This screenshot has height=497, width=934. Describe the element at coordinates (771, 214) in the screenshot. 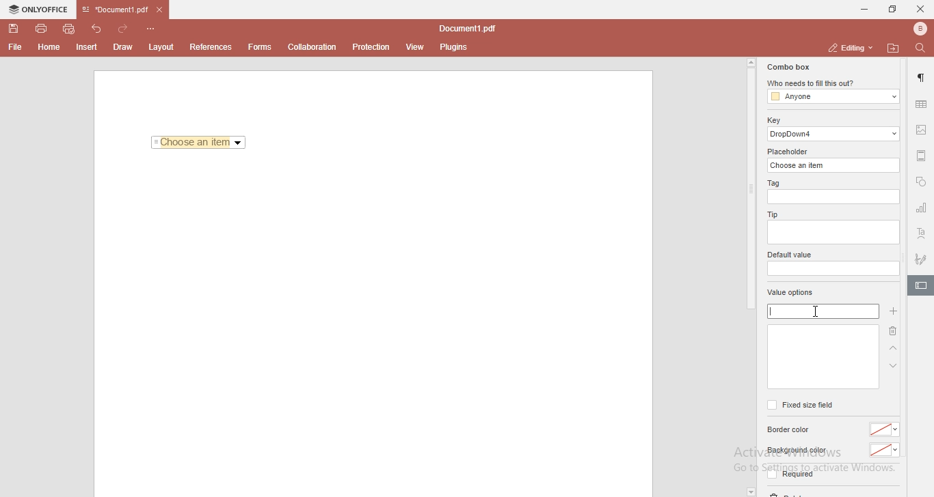

I see `tip` at that location.